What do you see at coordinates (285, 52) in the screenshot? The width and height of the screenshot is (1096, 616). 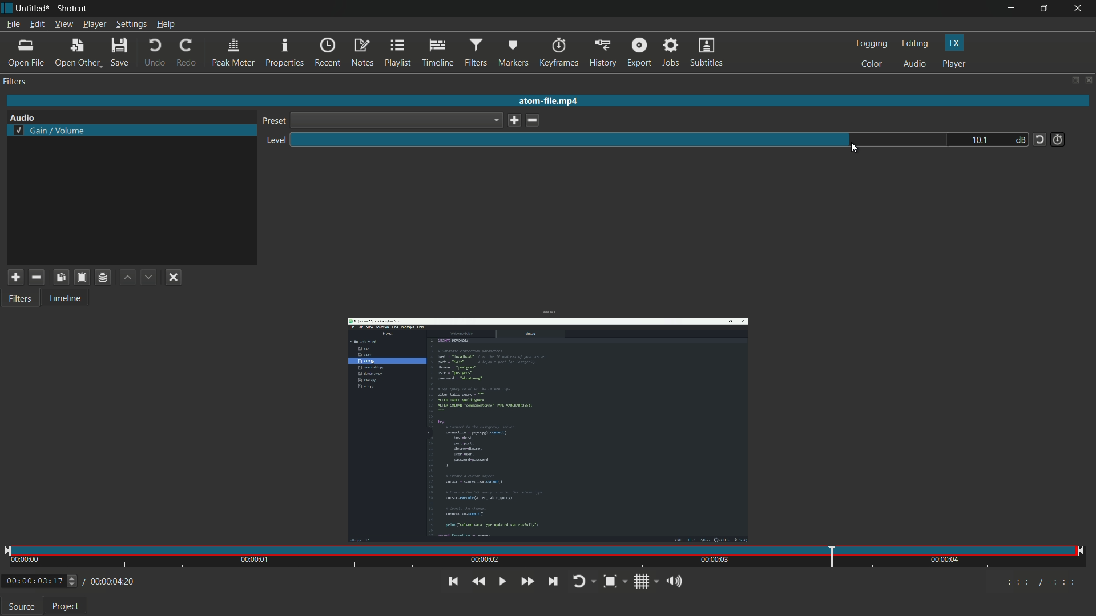 I see `properties` at bounding box center [285, 52].